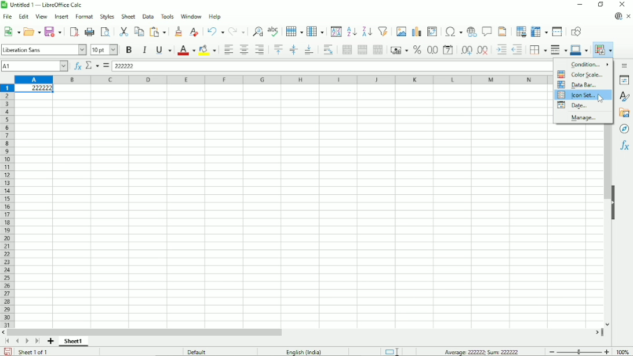 This screenshot has width=633, height=356. I want to click on Format, so click(84, 17).